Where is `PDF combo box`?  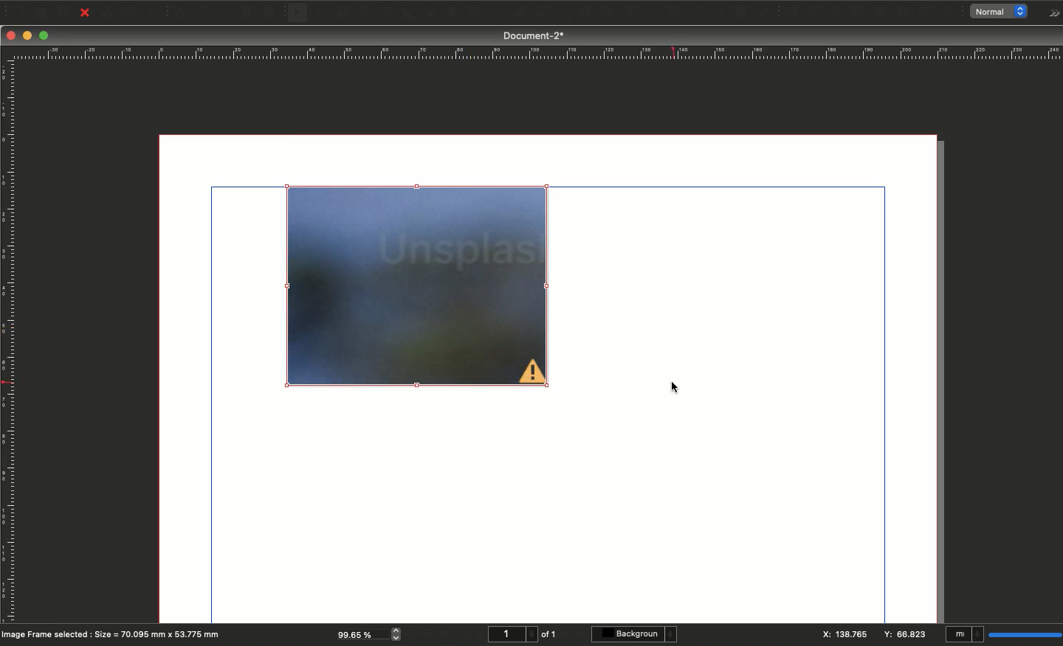
PDF combo box is located at coordinates (878, 13).